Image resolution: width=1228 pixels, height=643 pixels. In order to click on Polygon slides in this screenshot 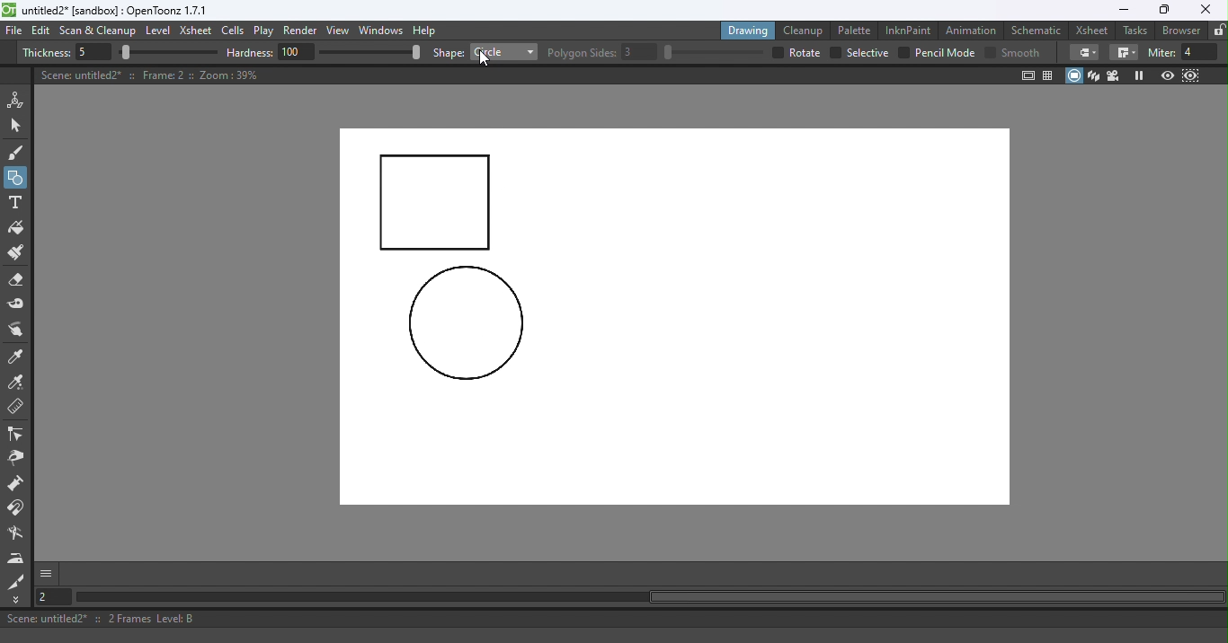, I will do `click(582, 53)`.